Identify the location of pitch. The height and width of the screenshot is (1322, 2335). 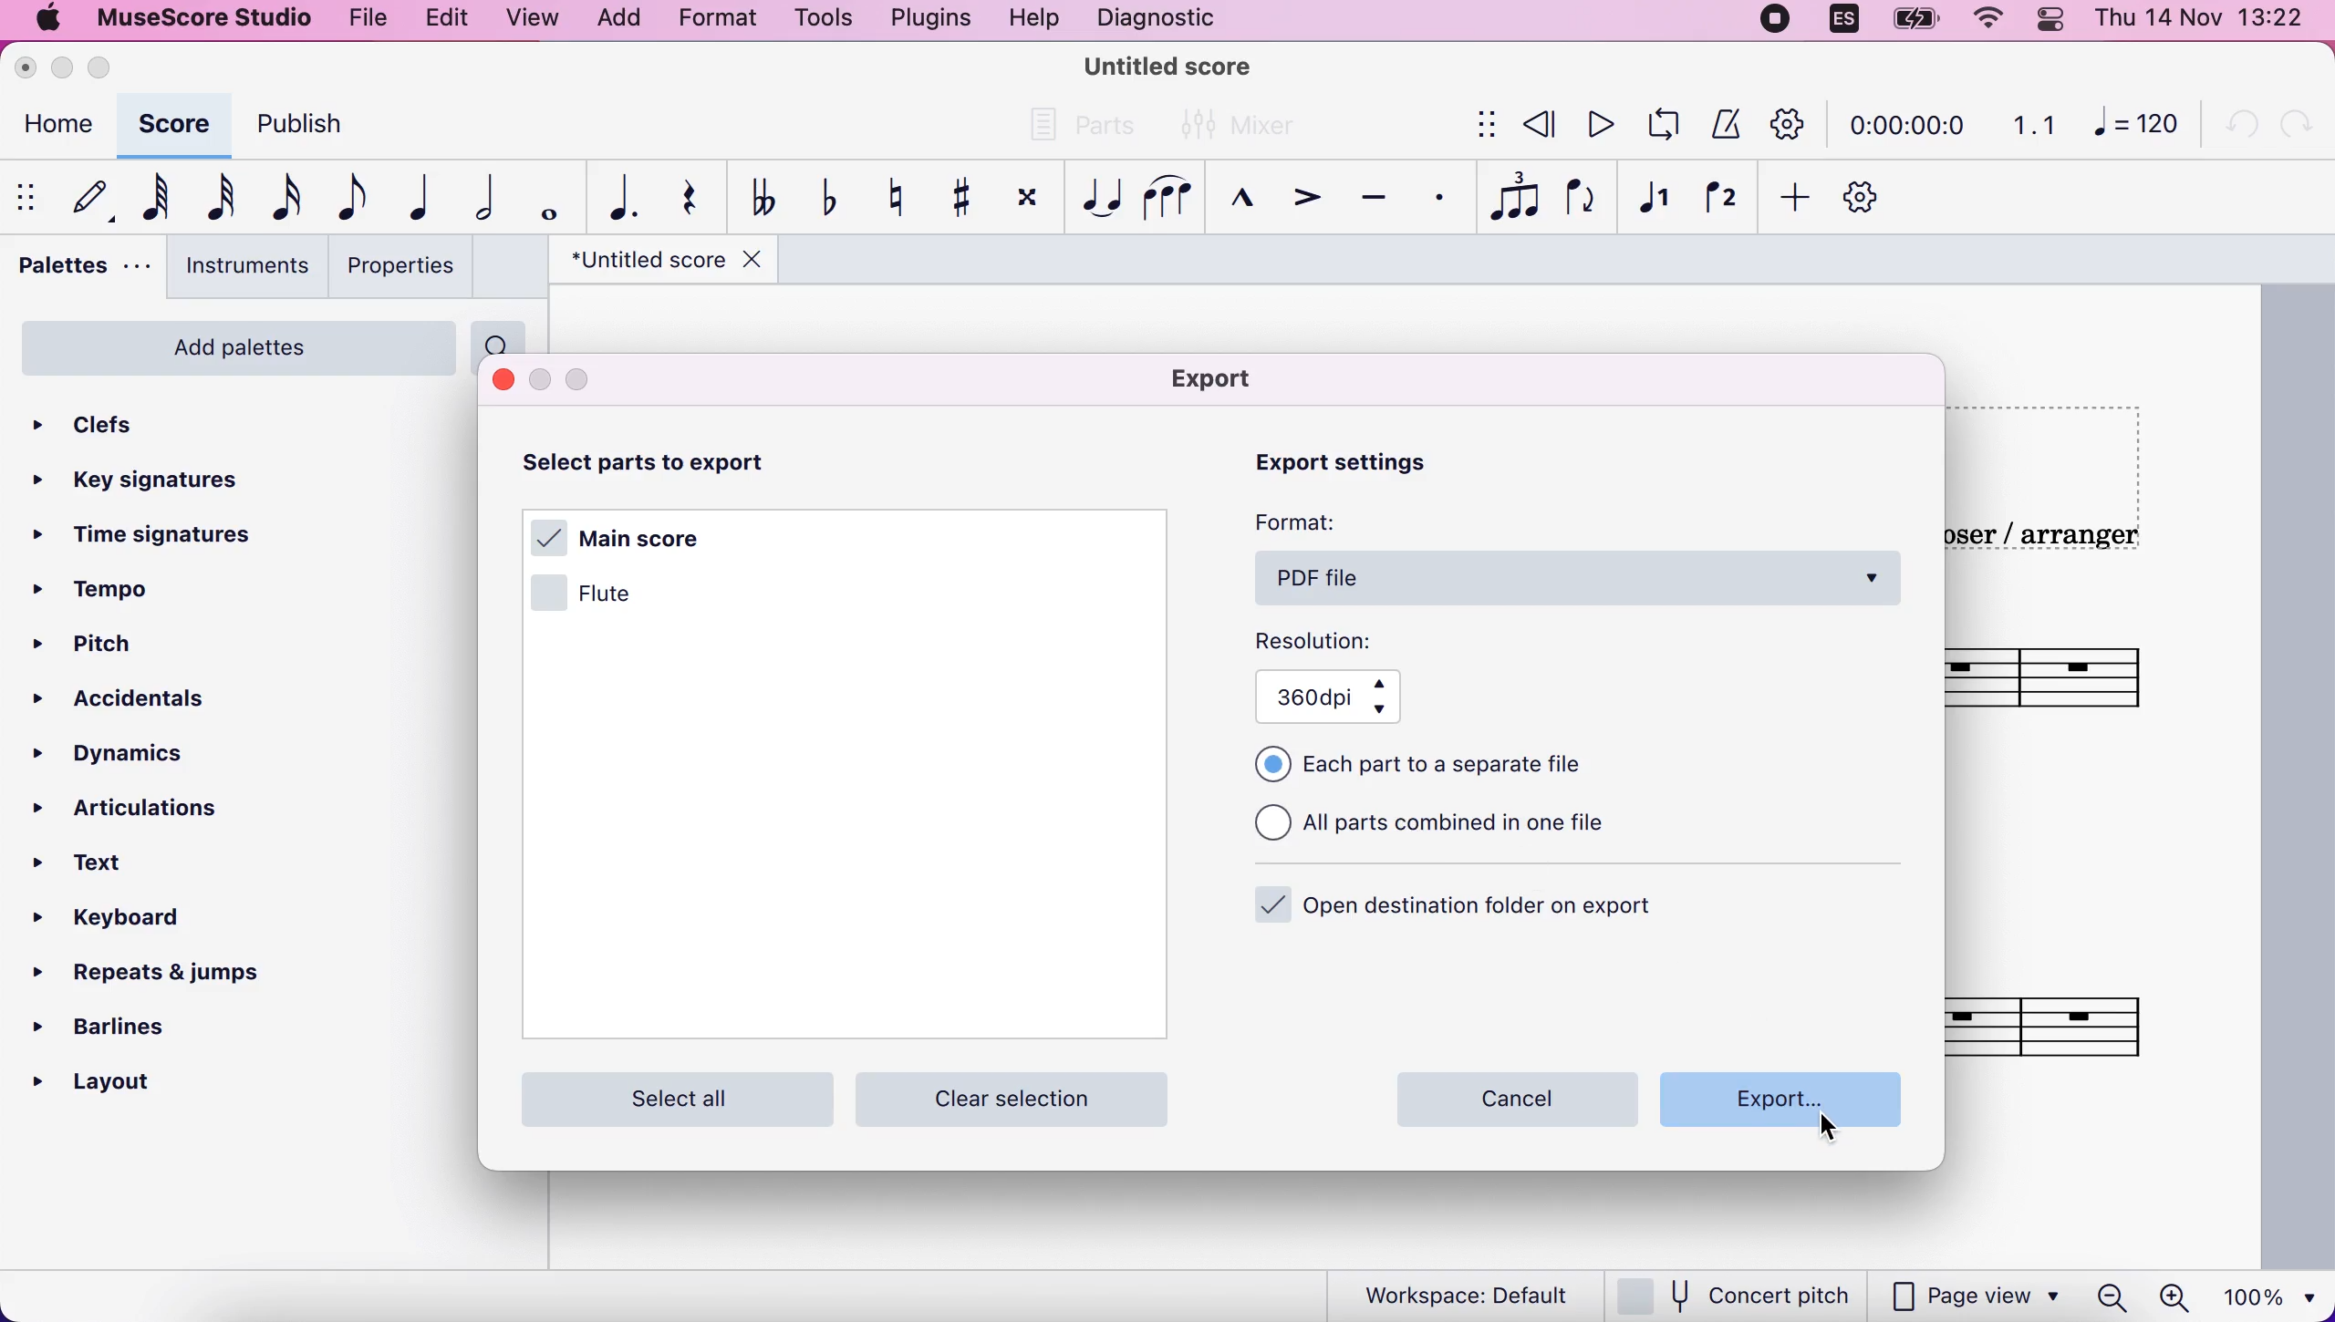
(134, 638).